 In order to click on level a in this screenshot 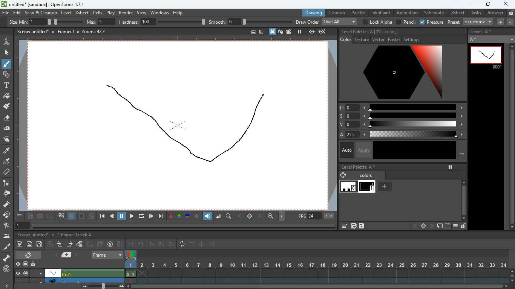, I will do `click(483, 32)`.